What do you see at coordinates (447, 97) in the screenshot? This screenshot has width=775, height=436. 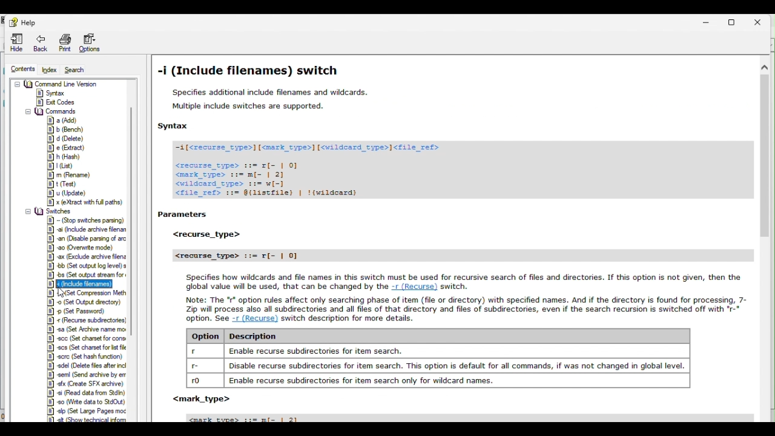 I see `Include file name page` at bounding box center [447, 97].